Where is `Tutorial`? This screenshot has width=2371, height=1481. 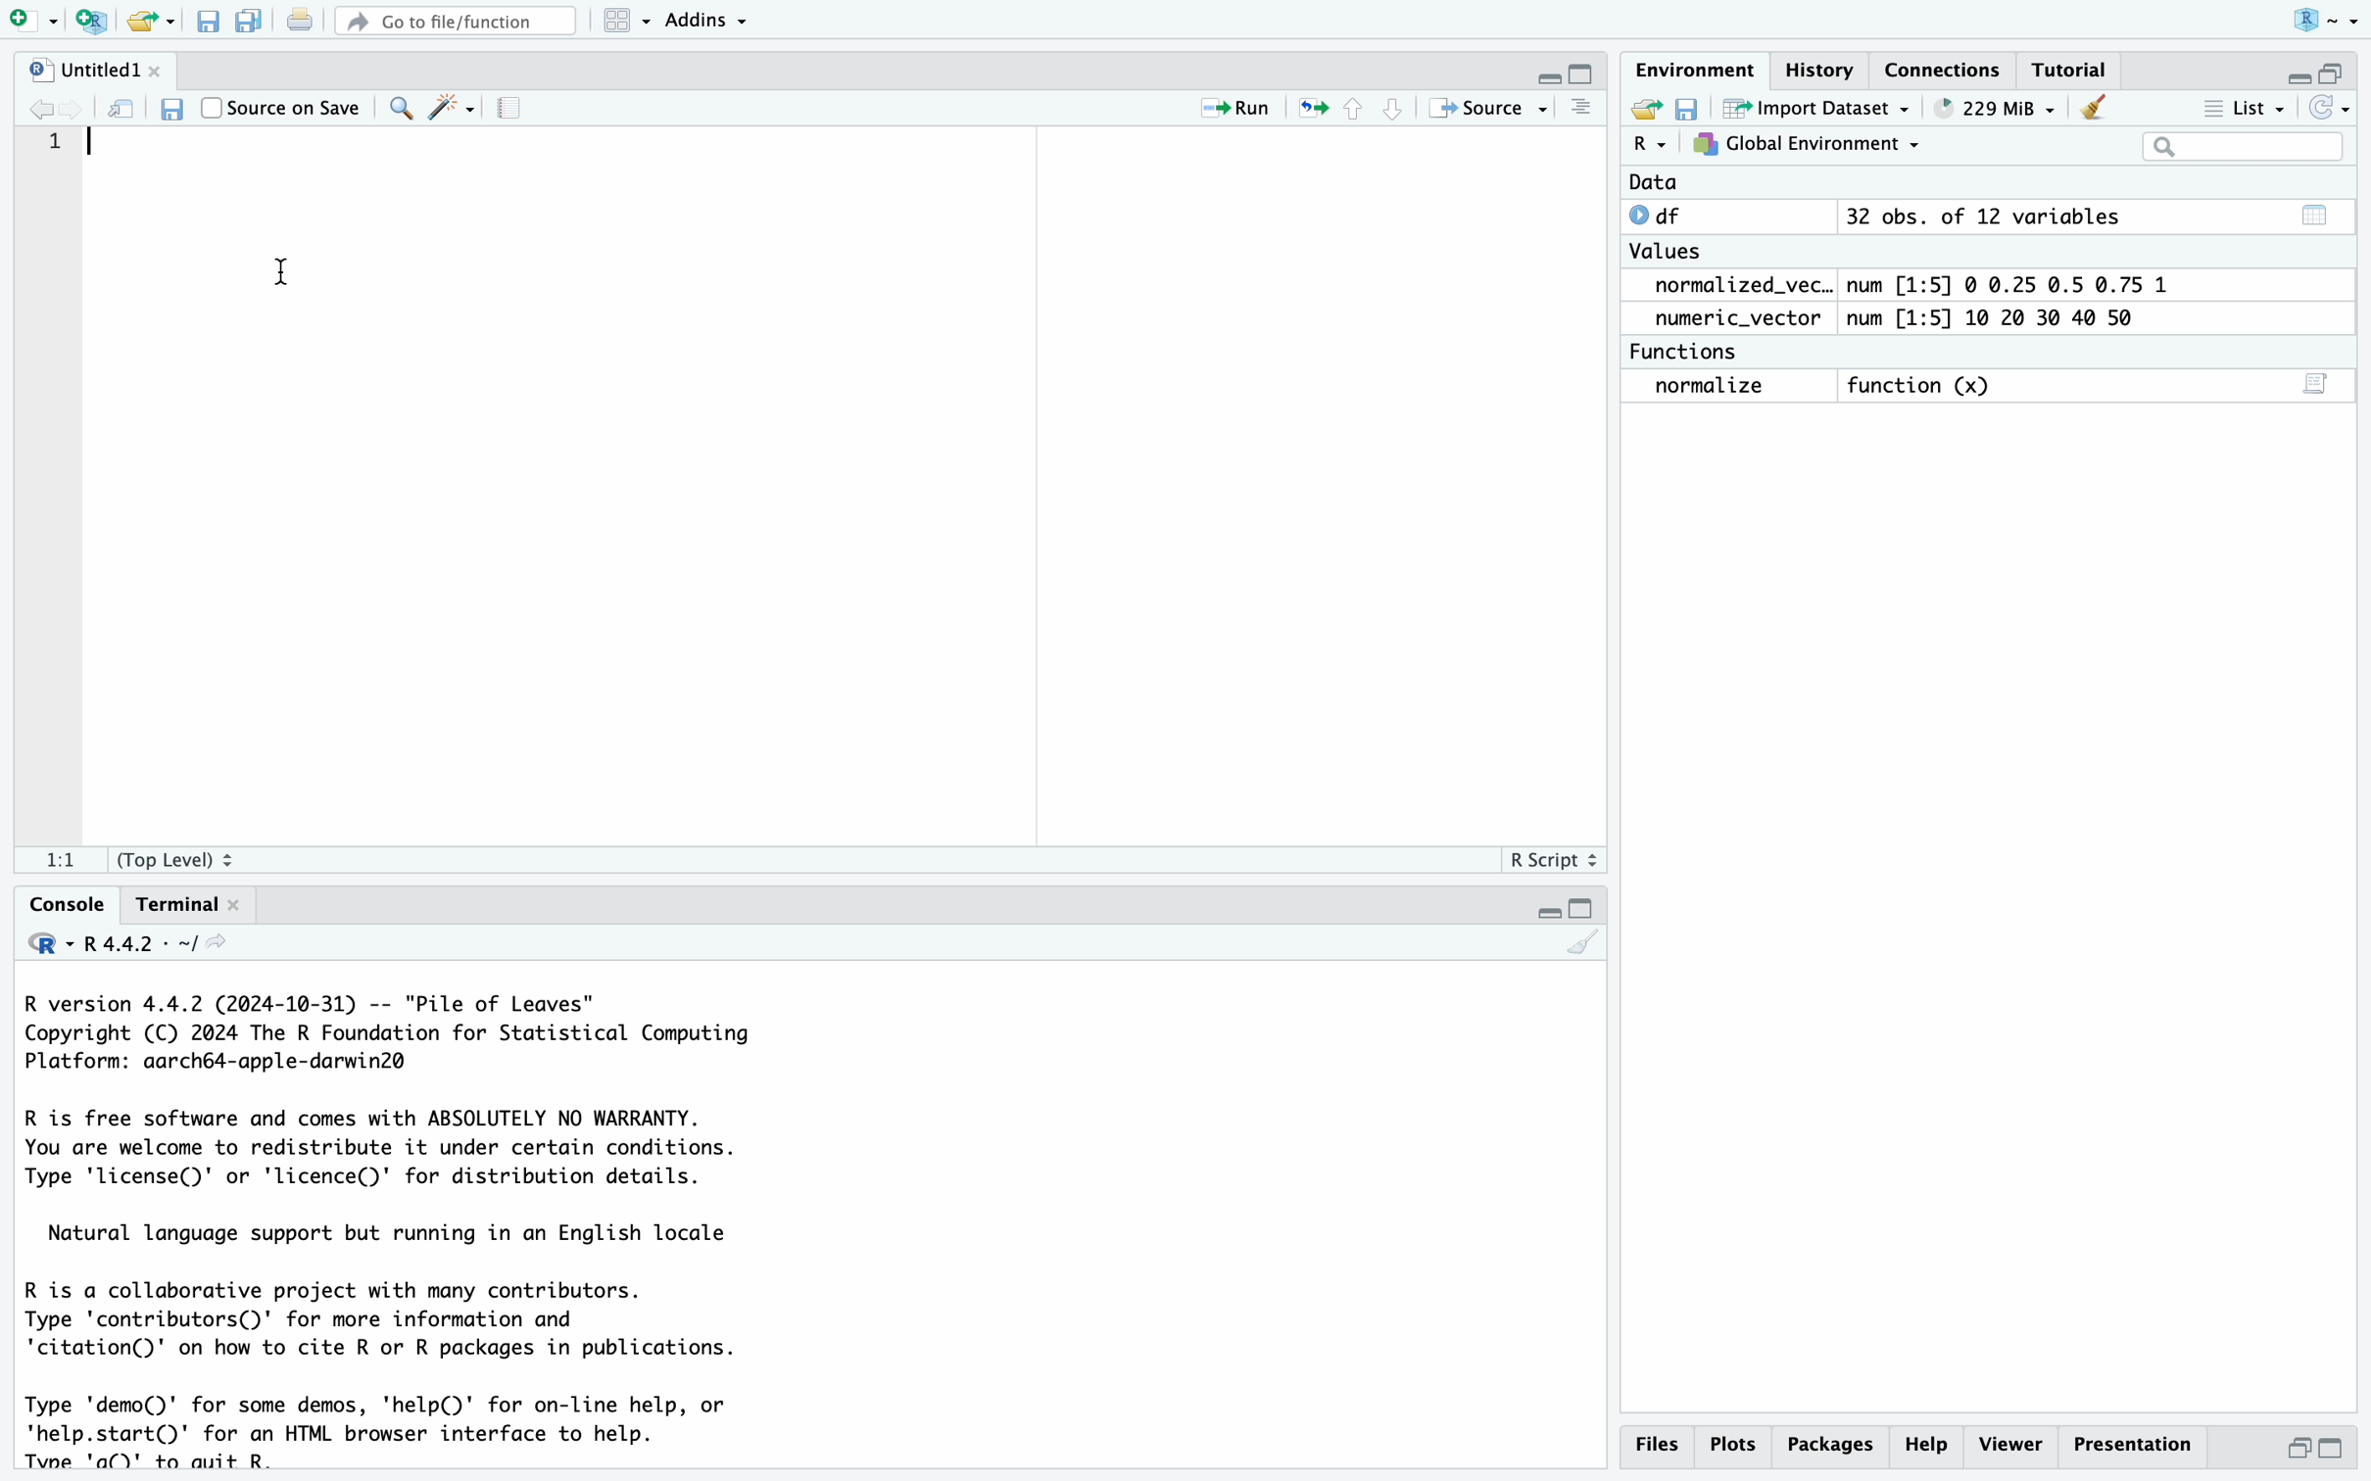
Tutorial is located at coordinates (2075, 72).